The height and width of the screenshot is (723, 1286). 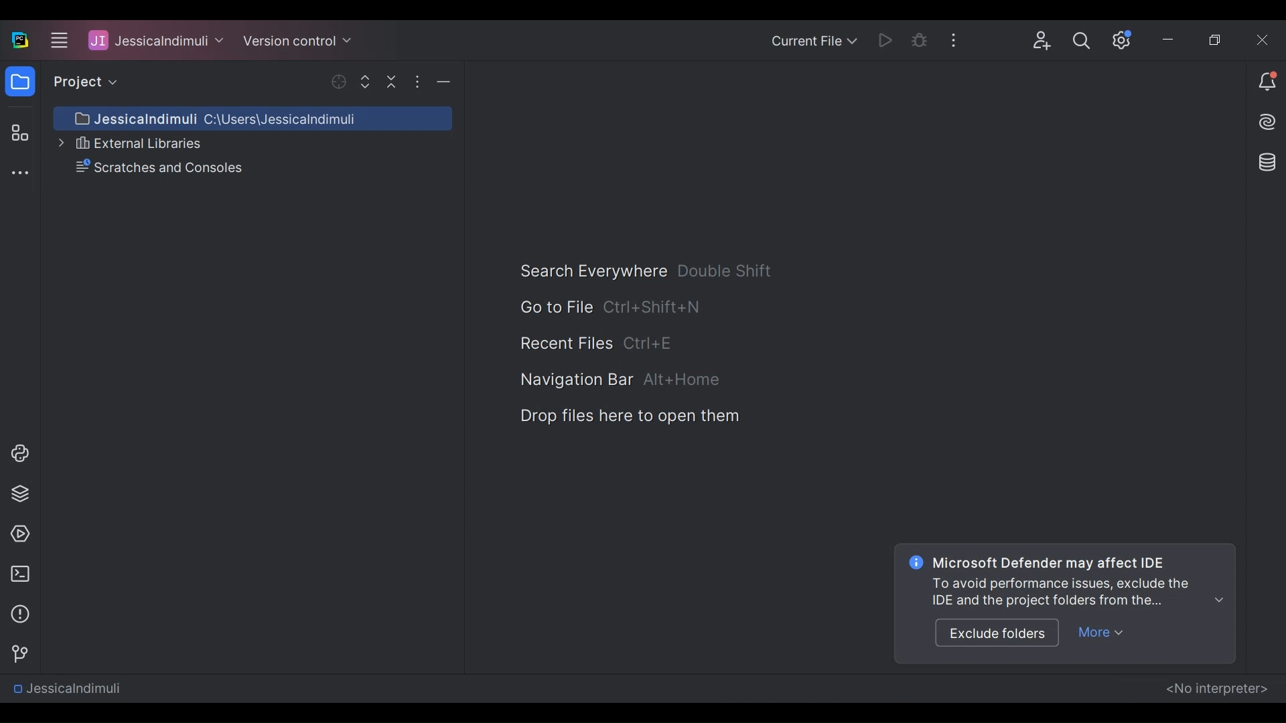 What do you see at coordinates (19, 535) in the screenshot?
I see `Services` at bounding box center [19, 535].